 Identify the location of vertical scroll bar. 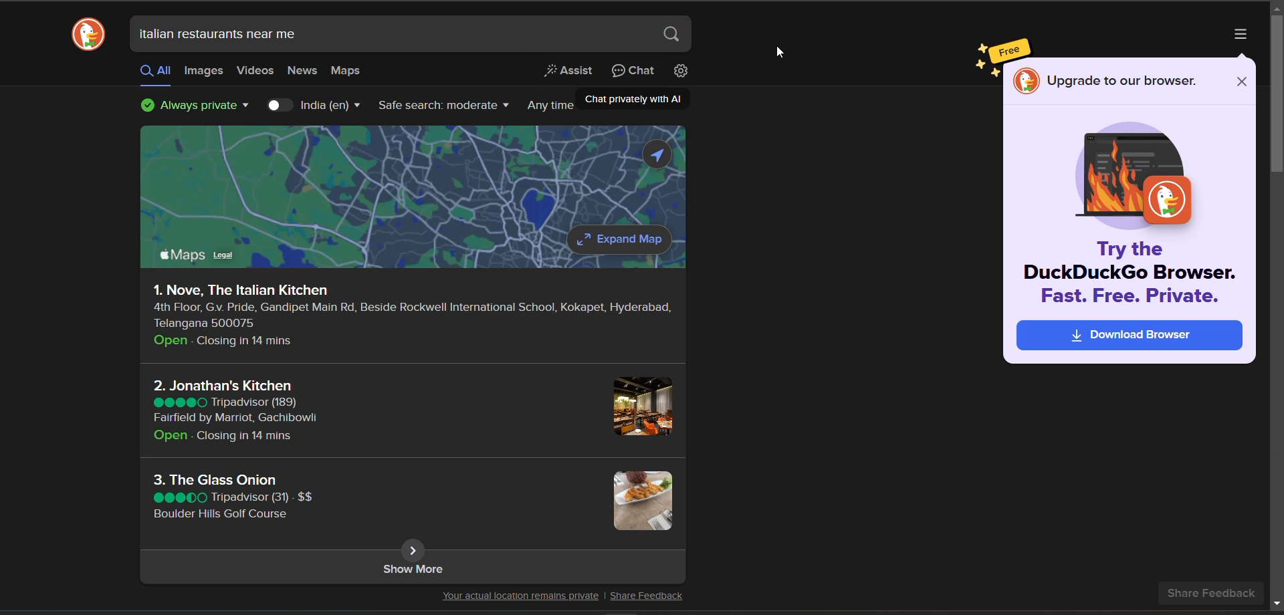
(1276, 96).